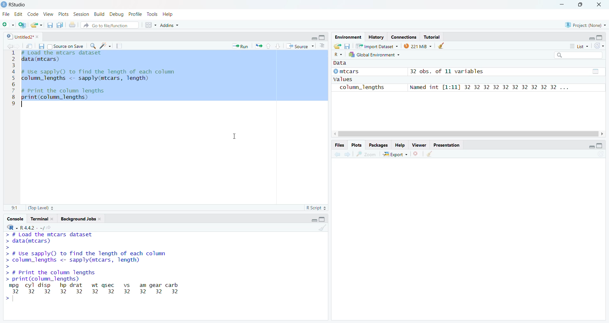 The height and width of the screenshot is (323, 609). What do you see at coordinates (591, 38) in the screenshot?
I see `Hide` at bounding box center [591, 38].